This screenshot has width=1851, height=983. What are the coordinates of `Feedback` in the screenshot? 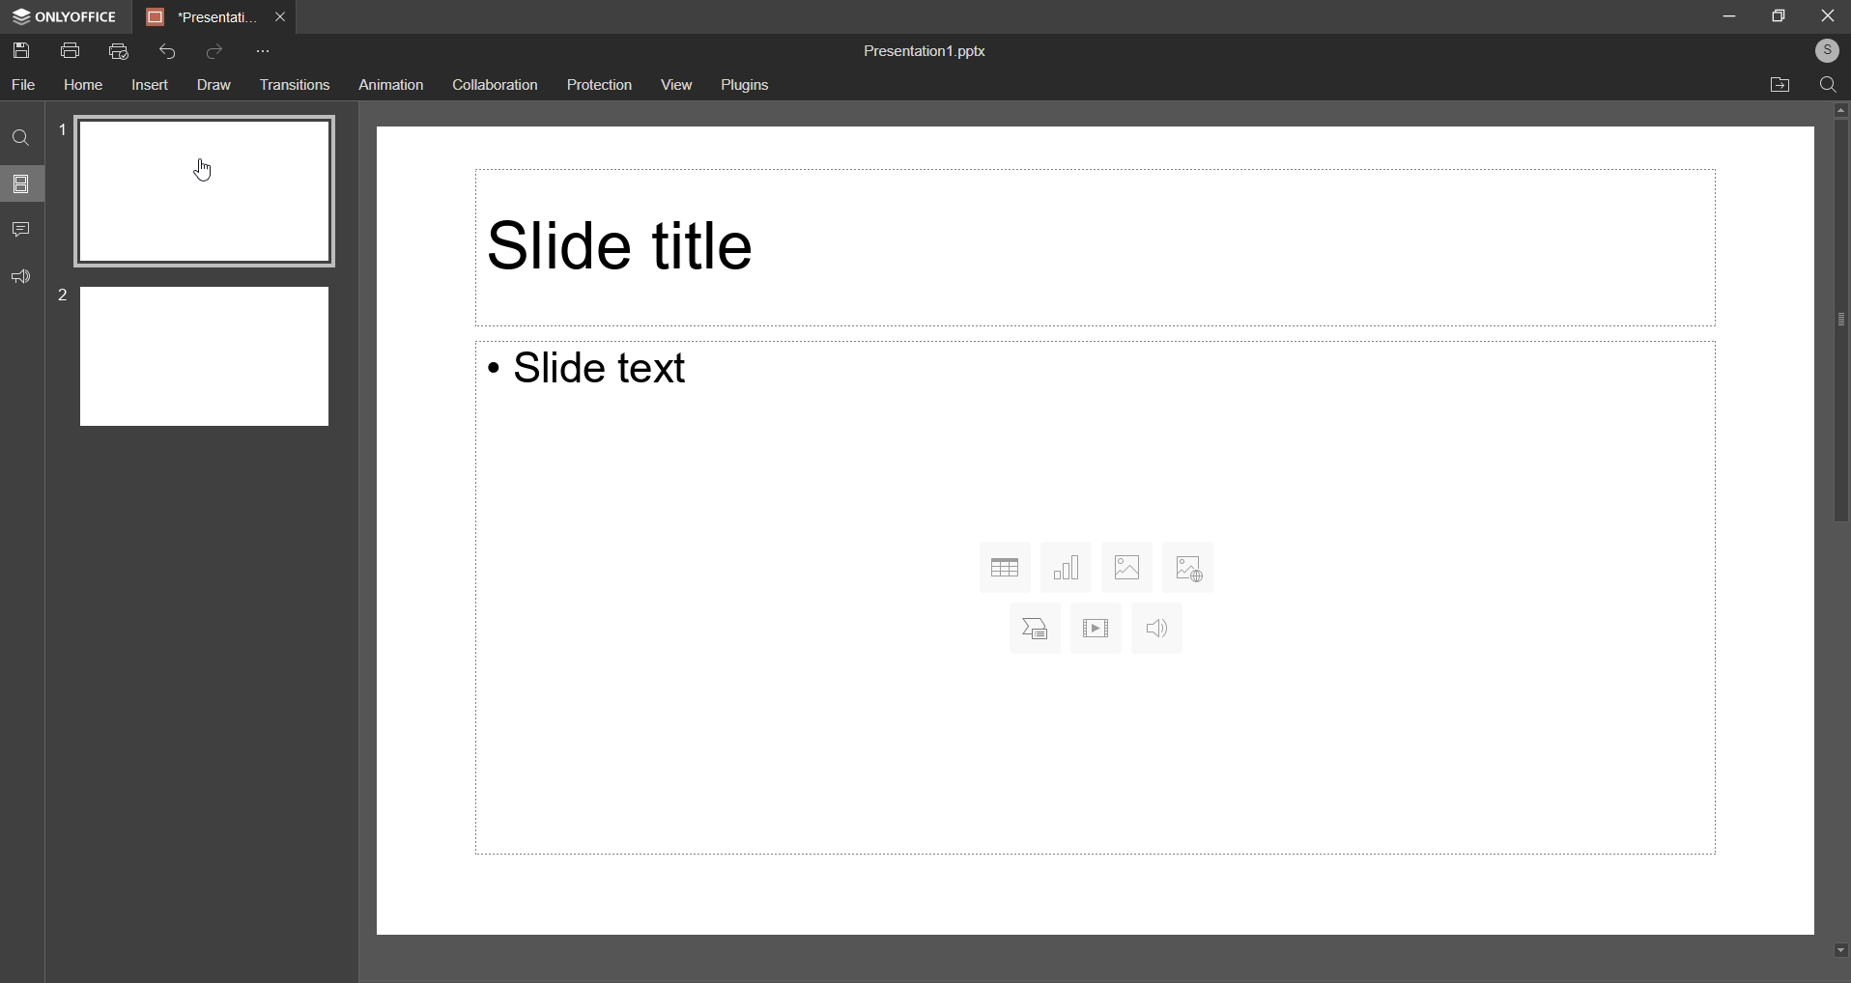 It's located at (24, 278).